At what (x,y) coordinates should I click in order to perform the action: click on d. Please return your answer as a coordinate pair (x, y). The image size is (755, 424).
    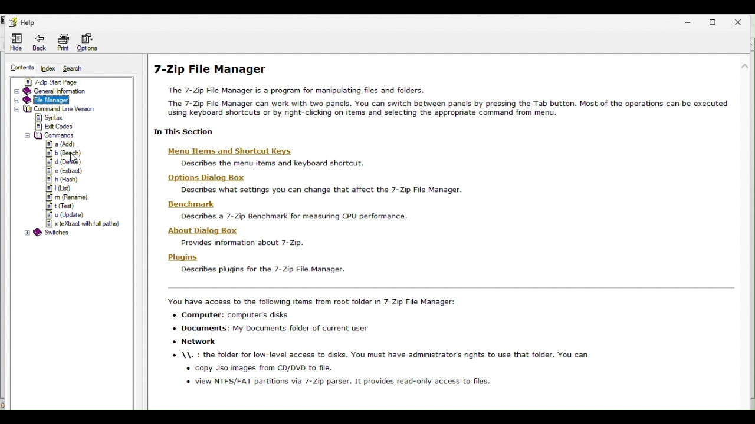
    Looking at the image, I should click on (63, 163).